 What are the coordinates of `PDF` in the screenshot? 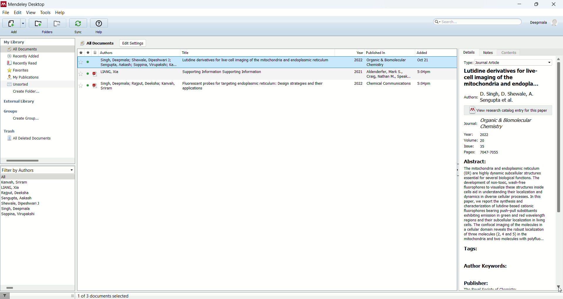 It's located at (95, 74).